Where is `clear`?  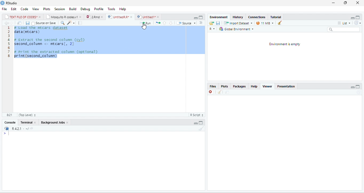
clear is located at coordinates (279, 23).